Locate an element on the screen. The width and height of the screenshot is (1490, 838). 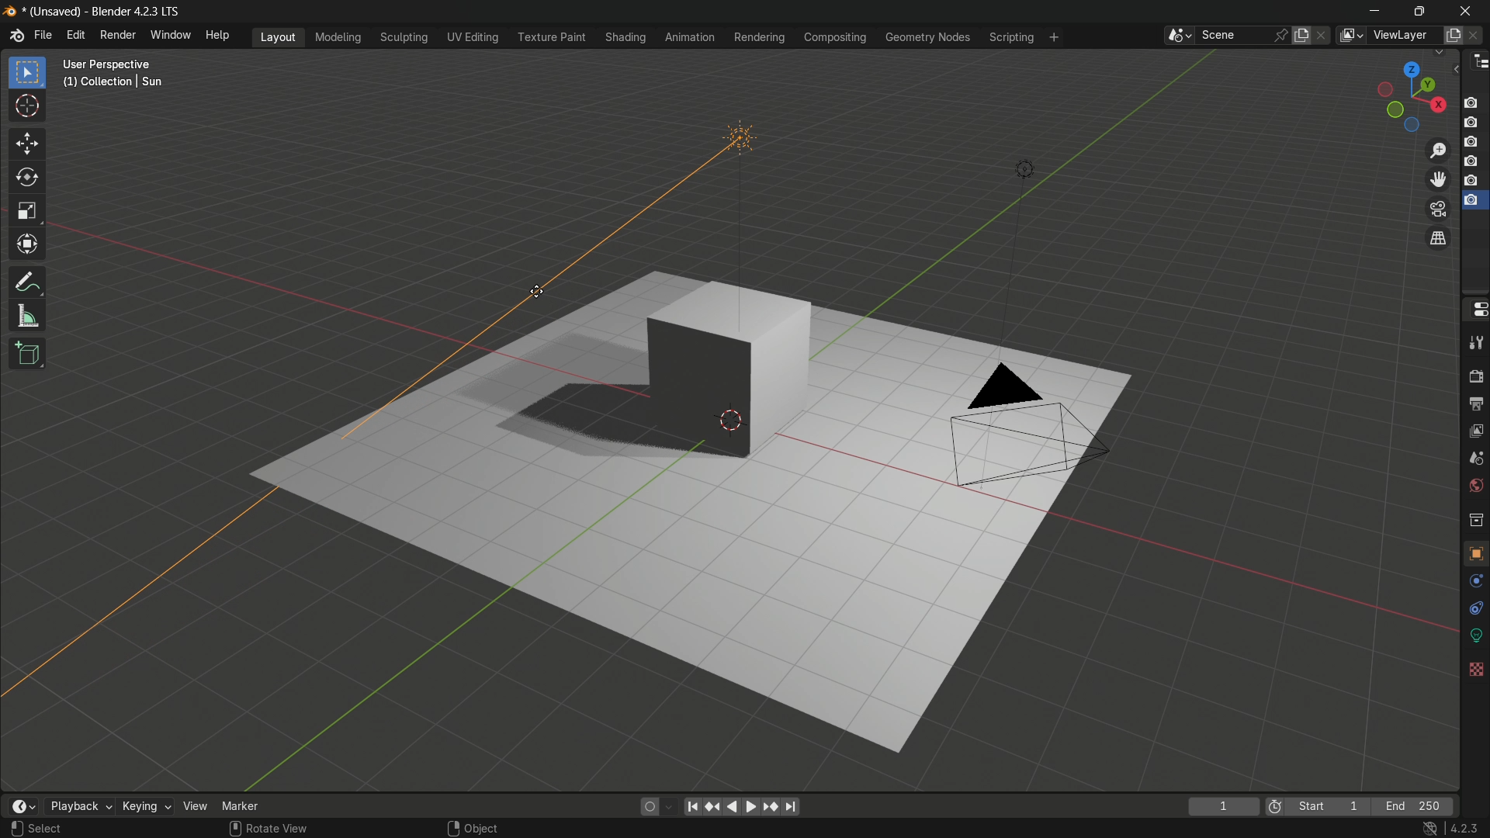
output is located at coordinates (1476, 404).